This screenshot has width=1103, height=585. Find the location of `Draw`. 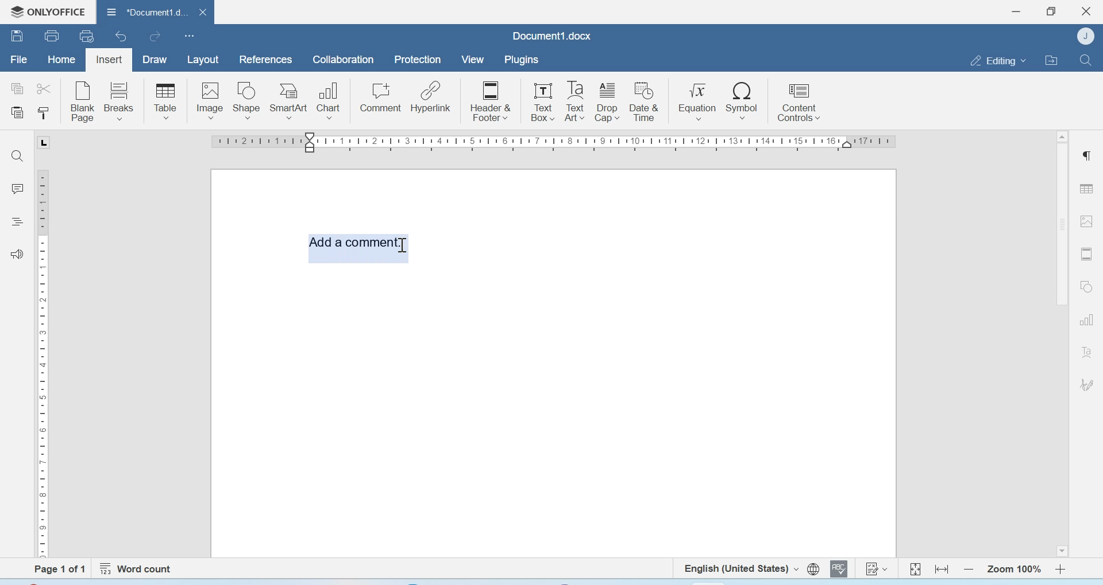

Draw is located at coordinates (155, 60).